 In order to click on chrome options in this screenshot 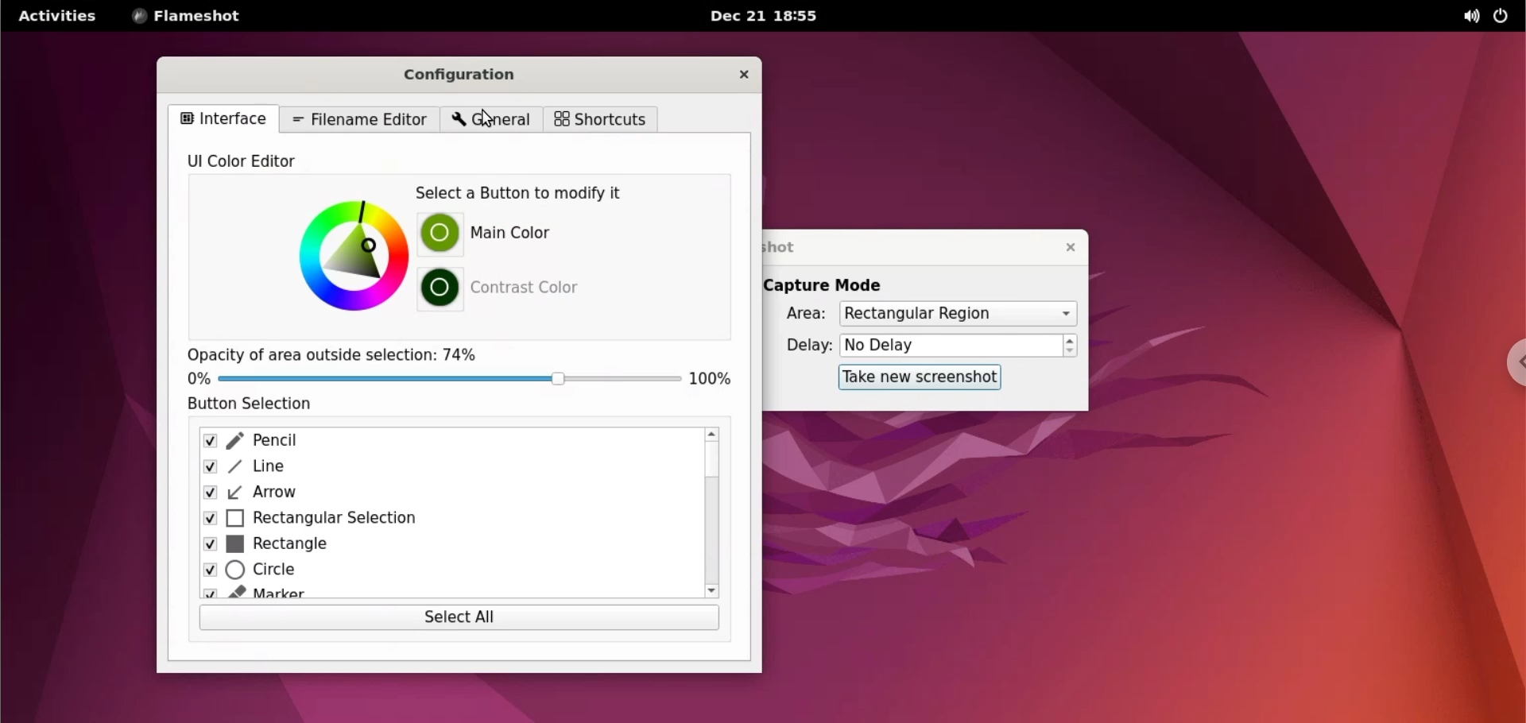, I will do `click(1507, 367)`.